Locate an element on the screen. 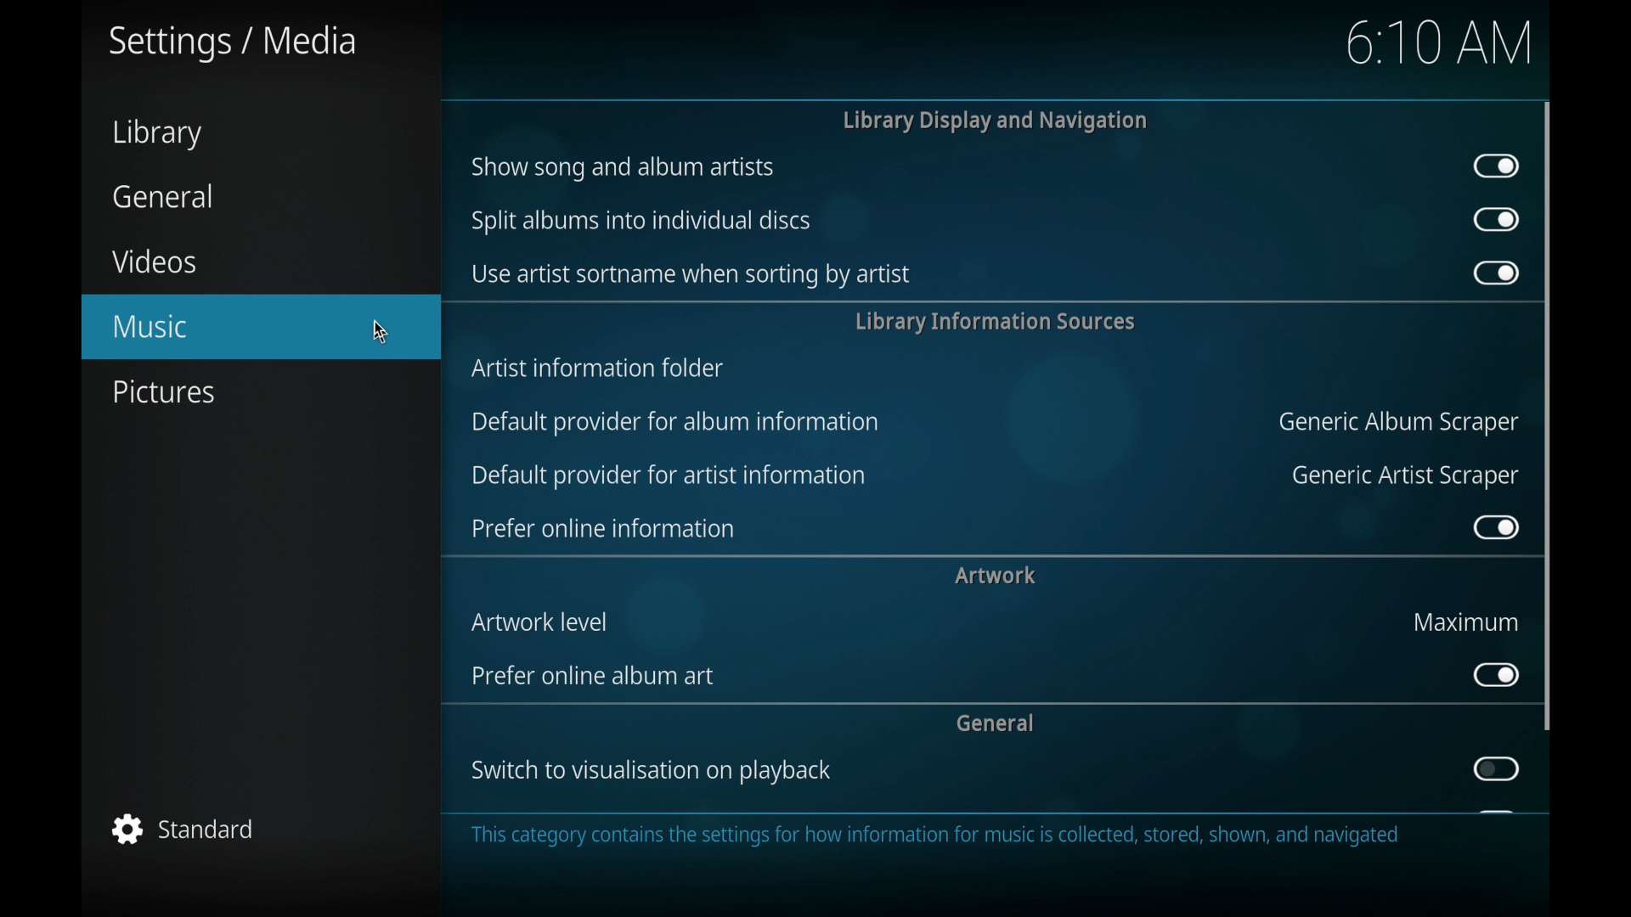  toggle button is located at coordinates (1497, 769).